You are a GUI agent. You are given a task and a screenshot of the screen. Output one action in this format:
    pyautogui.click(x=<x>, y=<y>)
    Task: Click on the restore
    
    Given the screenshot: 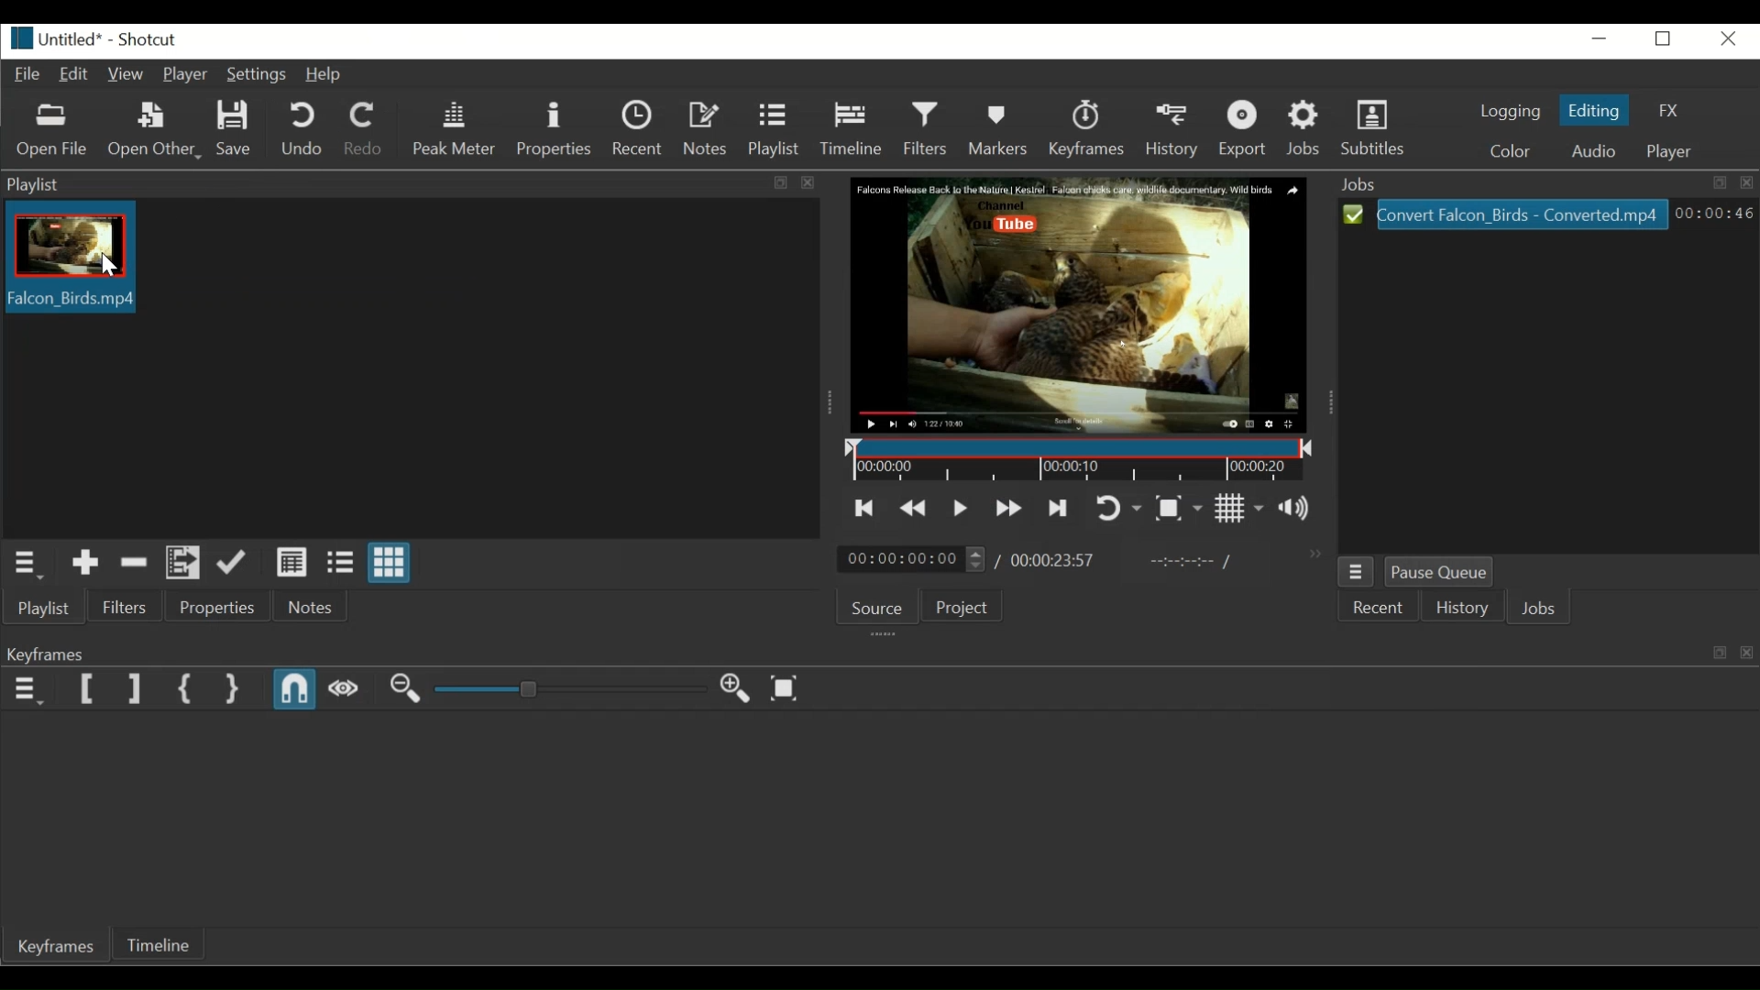 What is the action you would take?
    pyautogui.click(x=1715, y=650)
    